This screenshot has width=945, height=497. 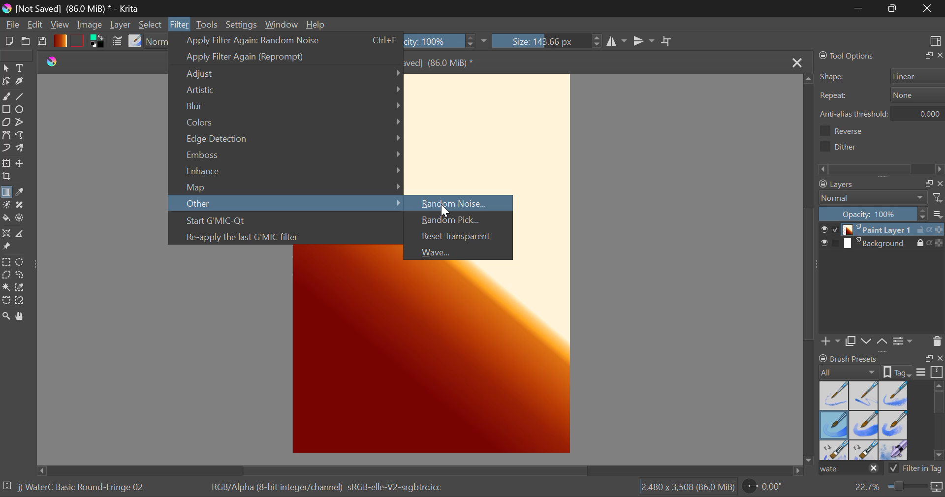 I want to click on File, so click(x=11, y=24).